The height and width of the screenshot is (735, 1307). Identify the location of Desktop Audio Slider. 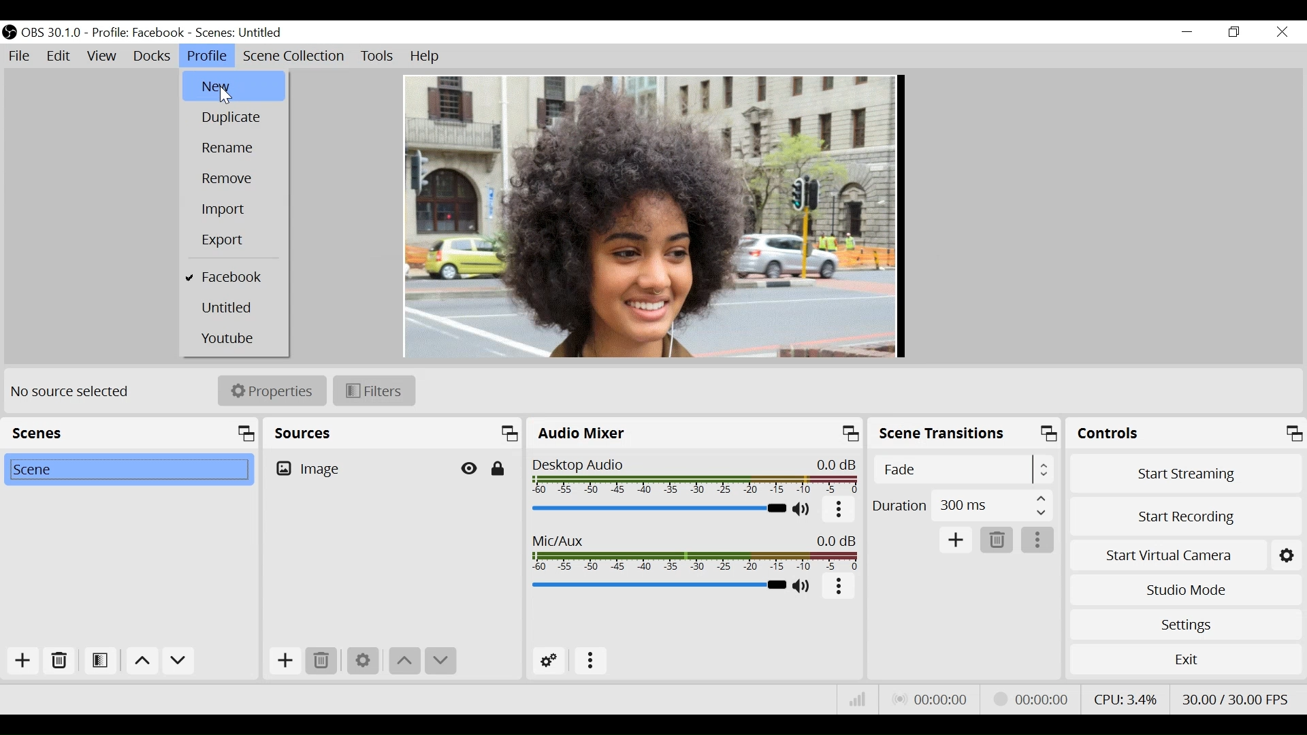
(659, 509).